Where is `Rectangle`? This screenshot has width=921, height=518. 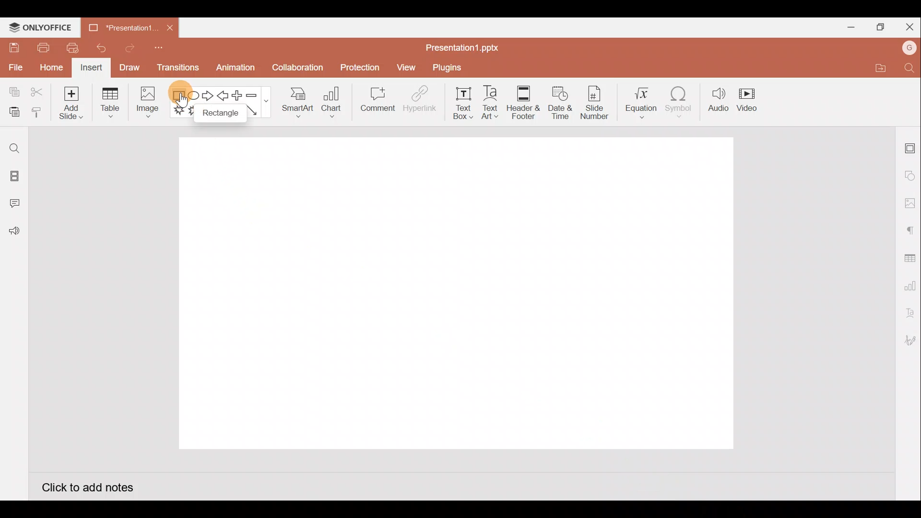
Rectangle is located at coordinates (179, 96).